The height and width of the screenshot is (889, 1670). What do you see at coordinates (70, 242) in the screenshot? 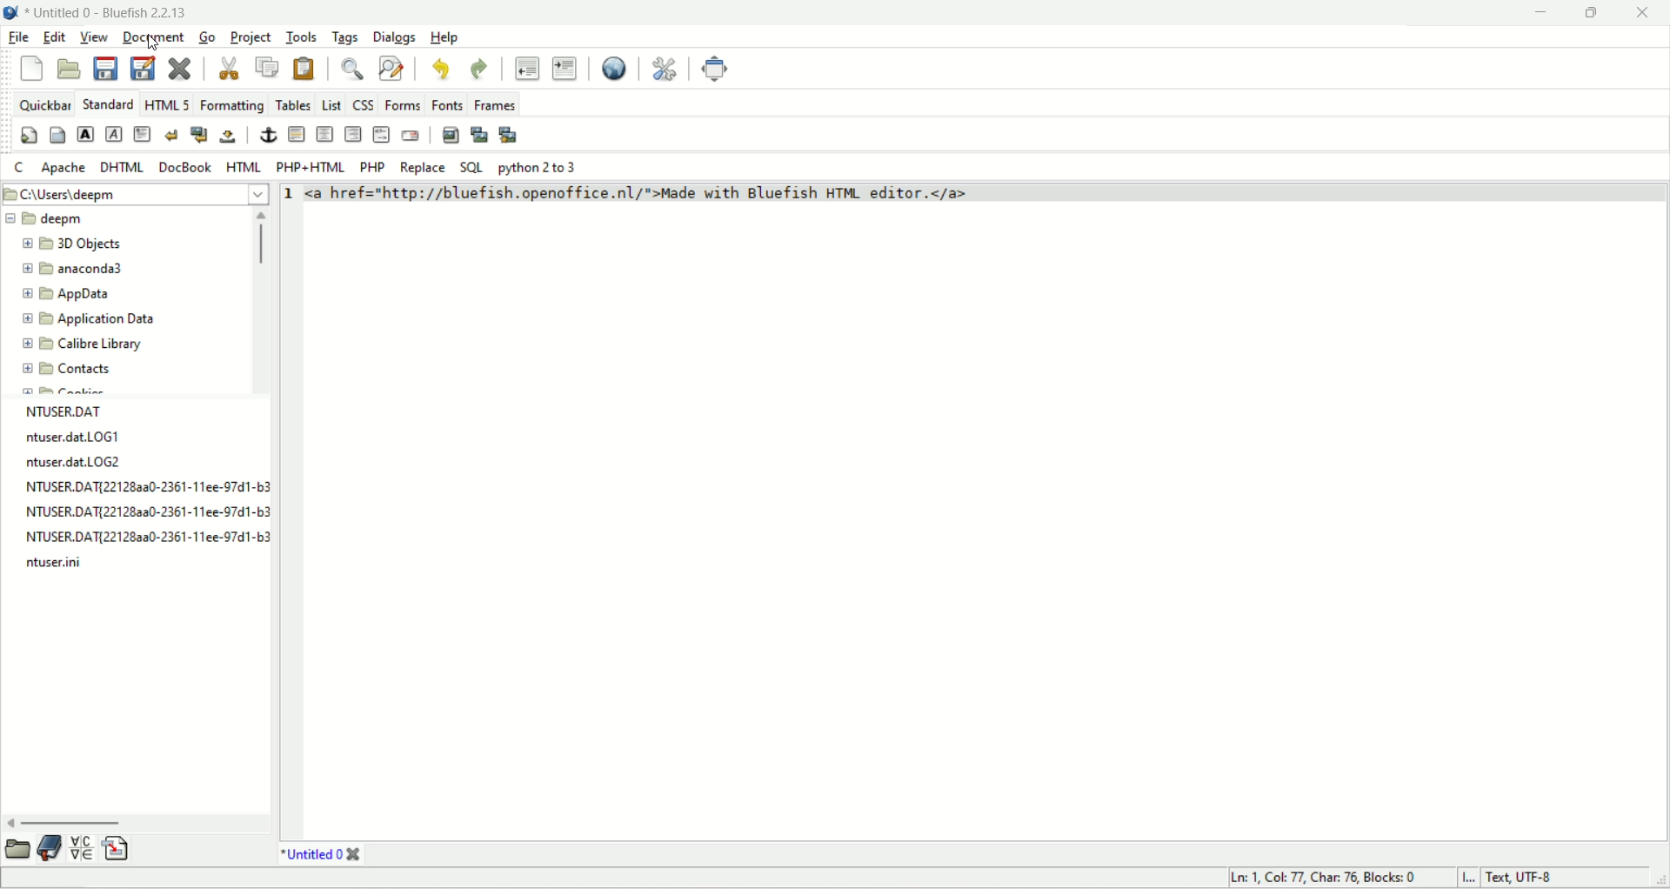
I see `3D objects` at bounding box center [70, 242].